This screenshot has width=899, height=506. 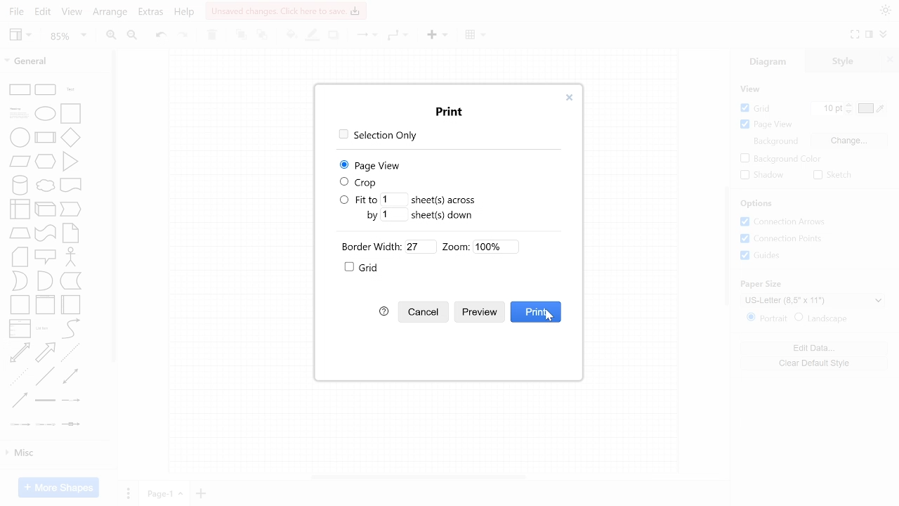 What do you see at coordinates (133, 34) in the screenshot?
I see `Zoom out` at bounding box center [133, 34].